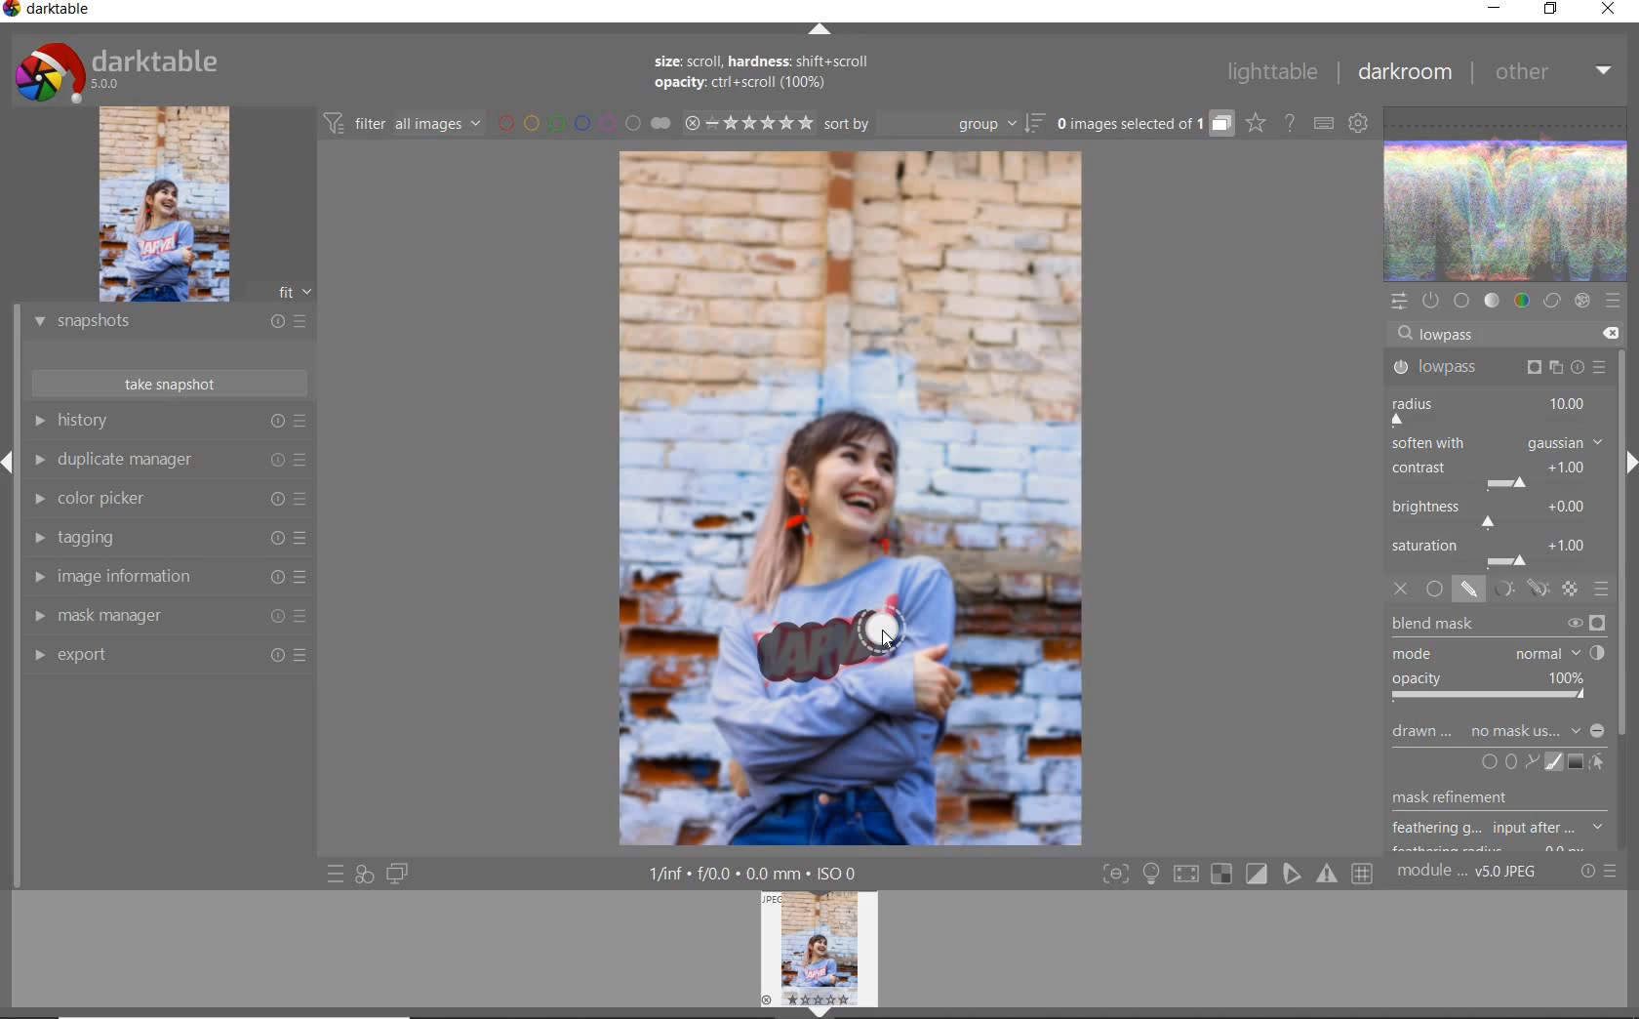 The width and height of the screenshot is (1639, 1019). Describe the element at coordinates (1461, 301) in the screenshot. I see `base` at that location.